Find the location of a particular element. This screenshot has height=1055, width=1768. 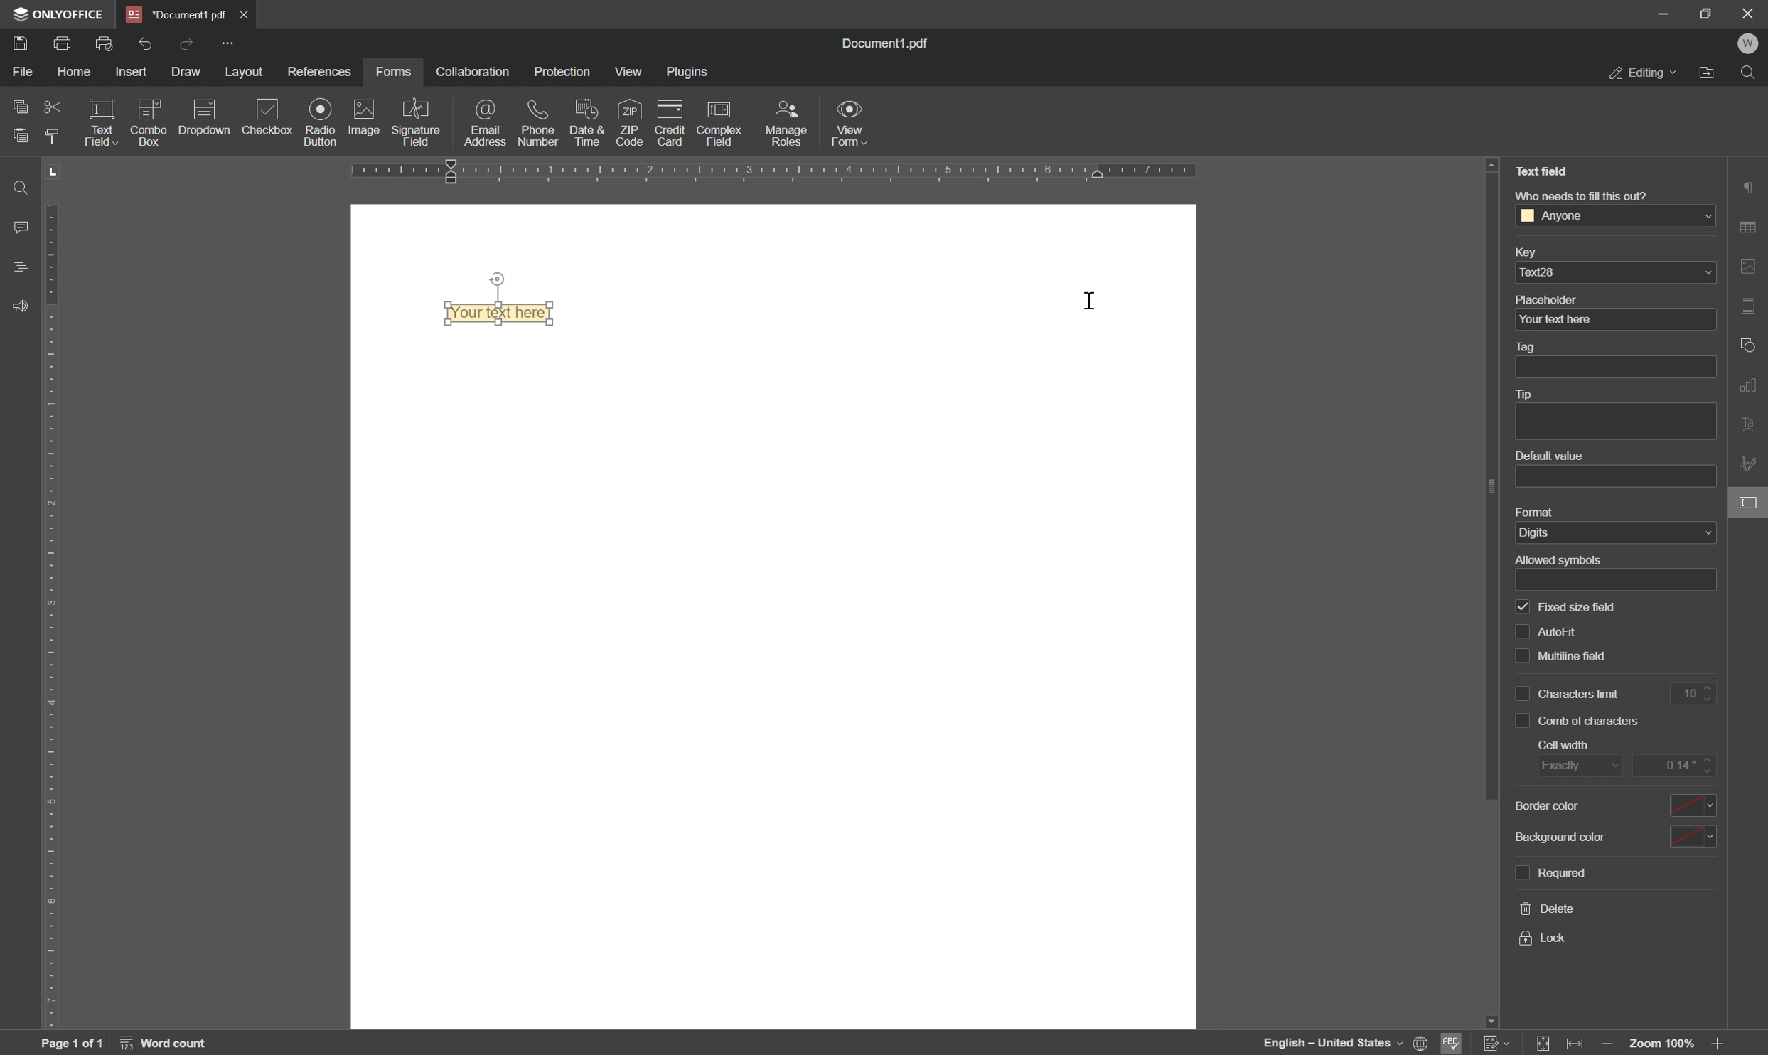

combo box is located at coordinates (149, 137).